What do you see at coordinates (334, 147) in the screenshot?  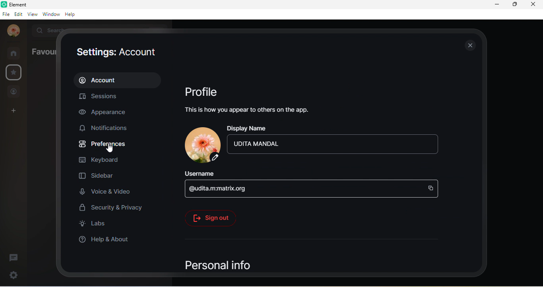 I see `udita mandal` at bounding box center [334, 147].